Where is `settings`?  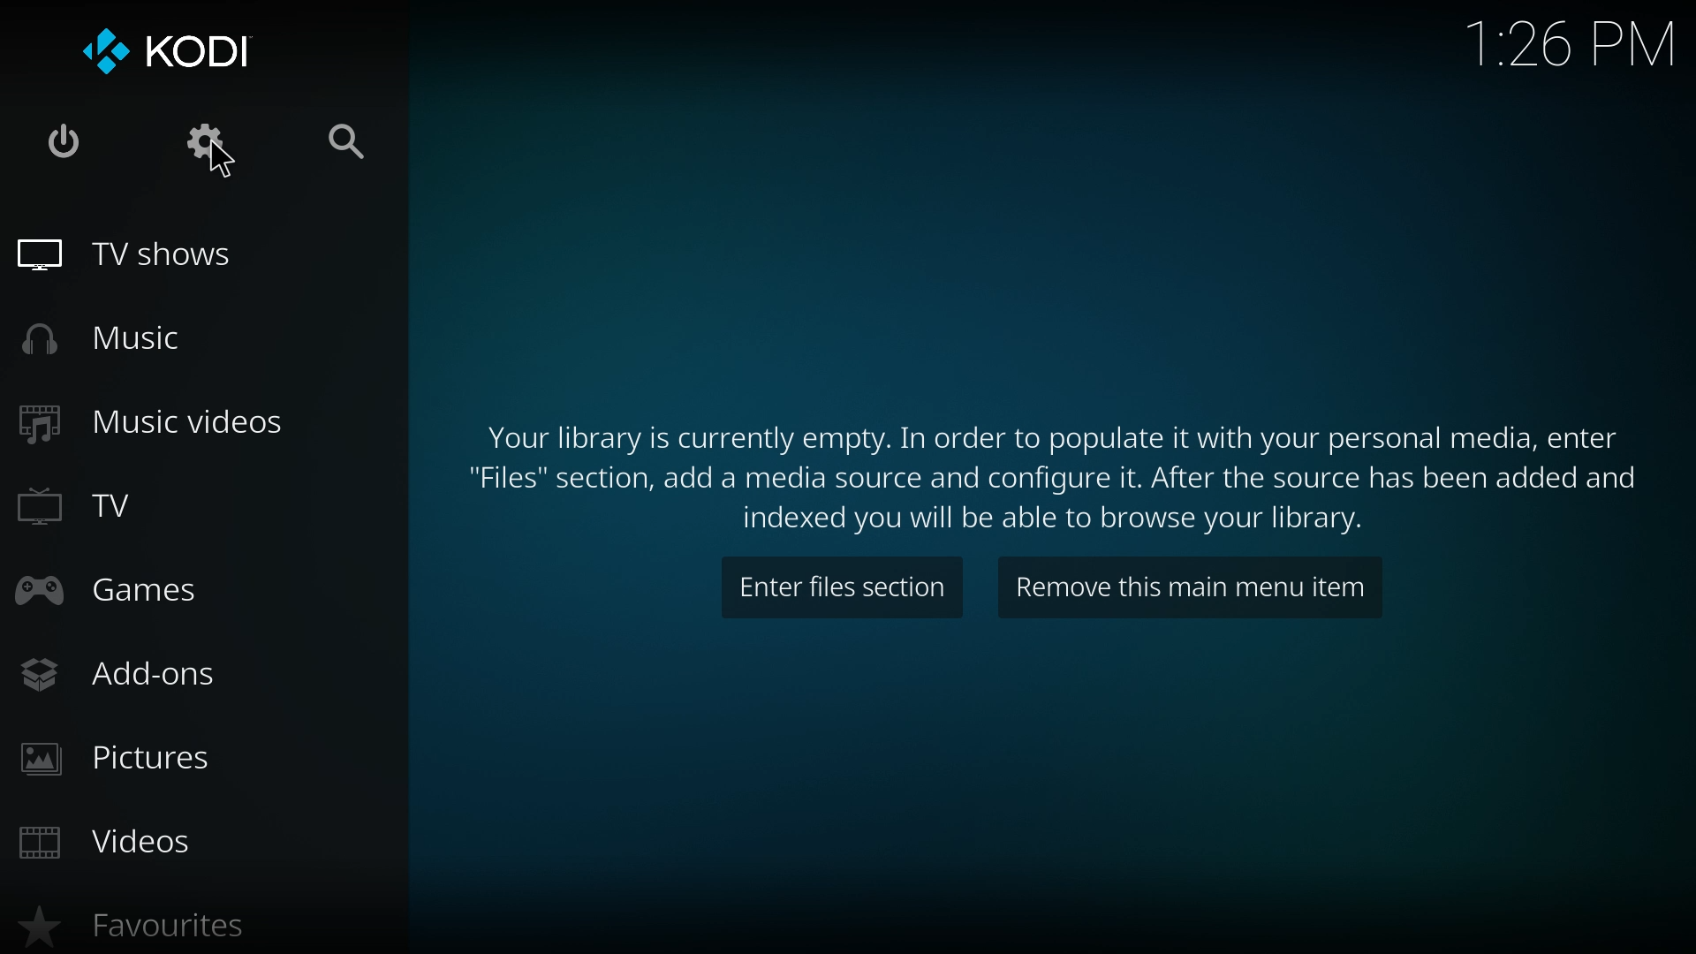
settings is located at coordinates (207, 136).